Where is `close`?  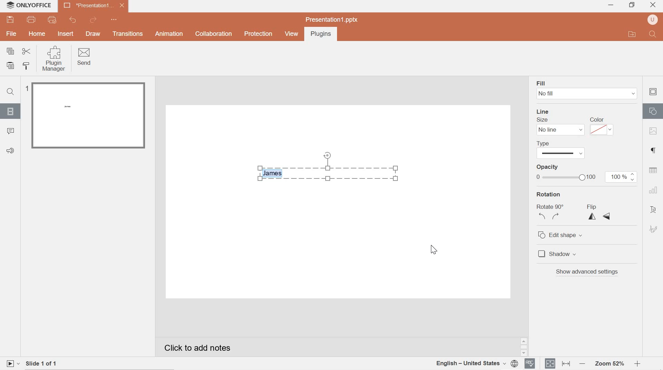
close is located at coordinates (654, 4).